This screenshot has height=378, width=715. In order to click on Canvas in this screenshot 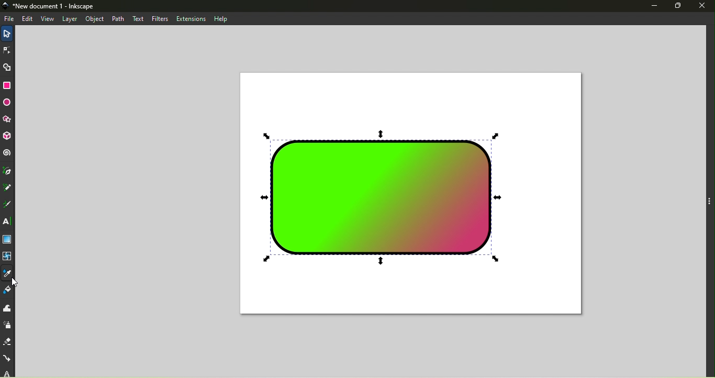, I will do `click(410, 194)`.